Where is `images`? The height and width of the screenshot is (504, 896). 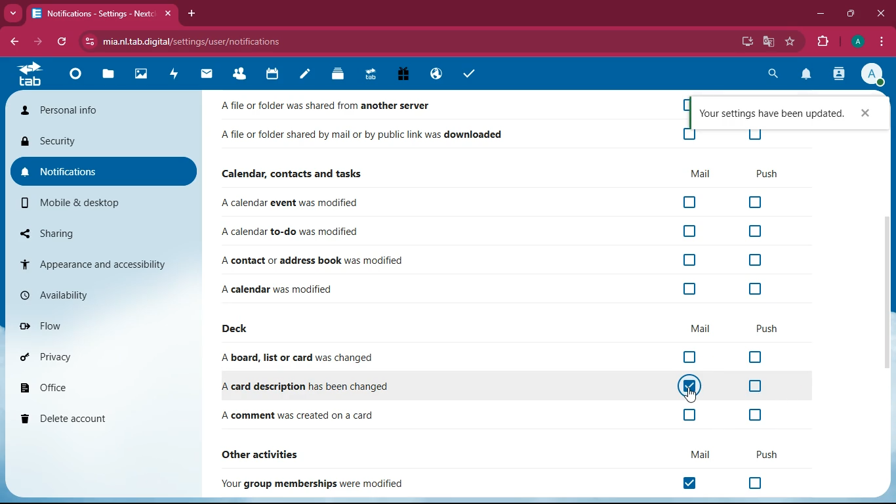 images is located at coordinates (140, 75).